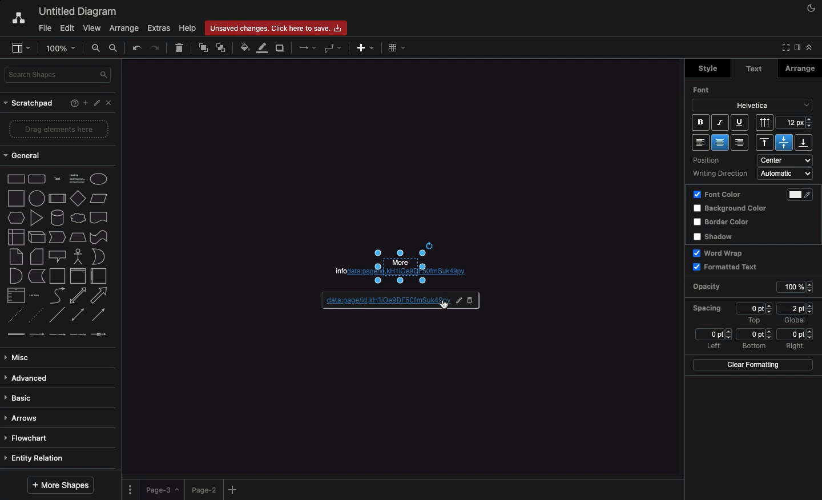 The height and width of the screenshot is (500, 822). I want to click on process, so click(57, 199).